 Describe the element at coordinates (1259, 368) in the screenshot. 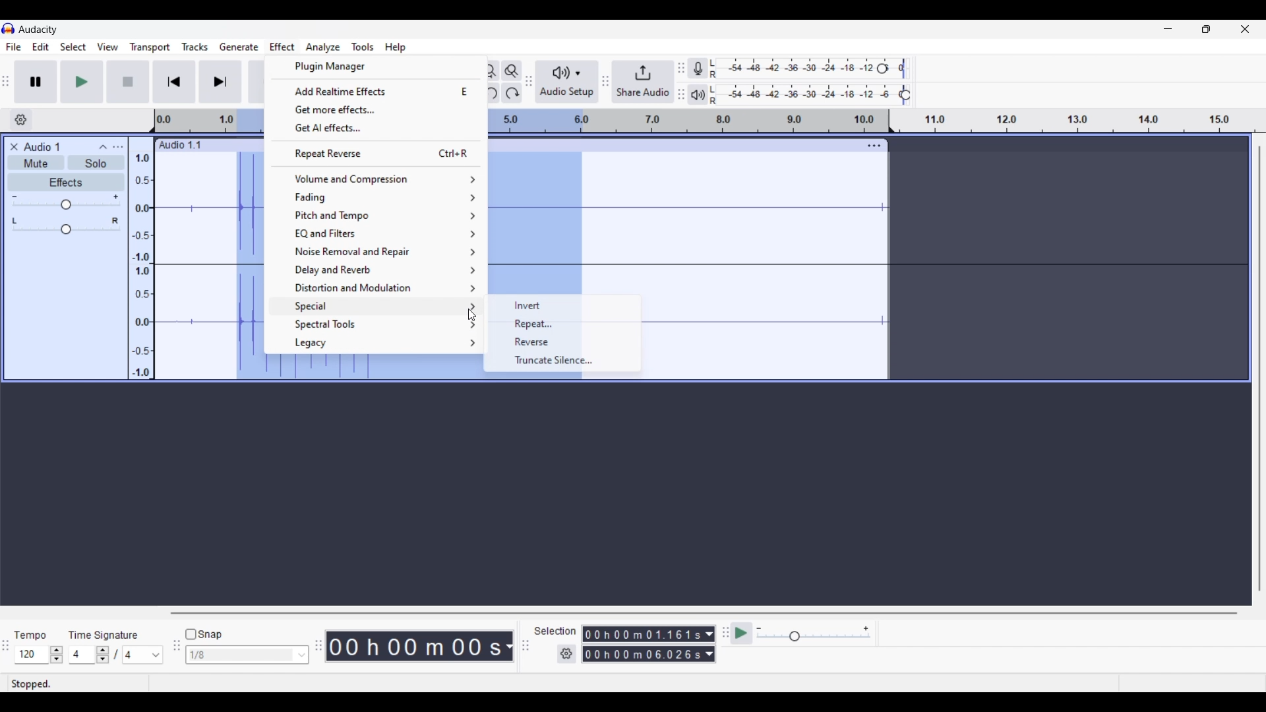

I see `Vertical slide bar` at that location.